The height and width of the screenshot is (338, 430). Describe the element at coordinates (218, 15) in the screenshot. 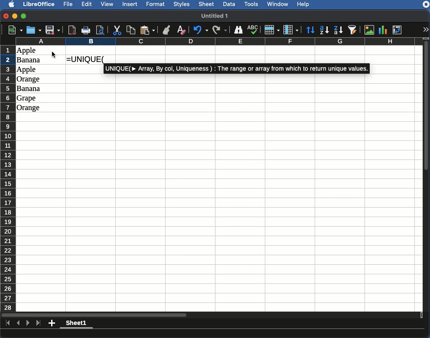

I see `untitled 1` at that location.